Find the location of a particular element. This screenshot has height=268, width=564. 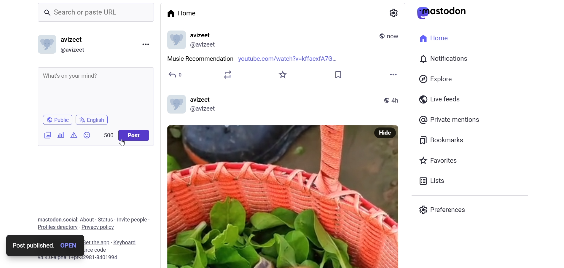

public is located at coordinates (378, 35).